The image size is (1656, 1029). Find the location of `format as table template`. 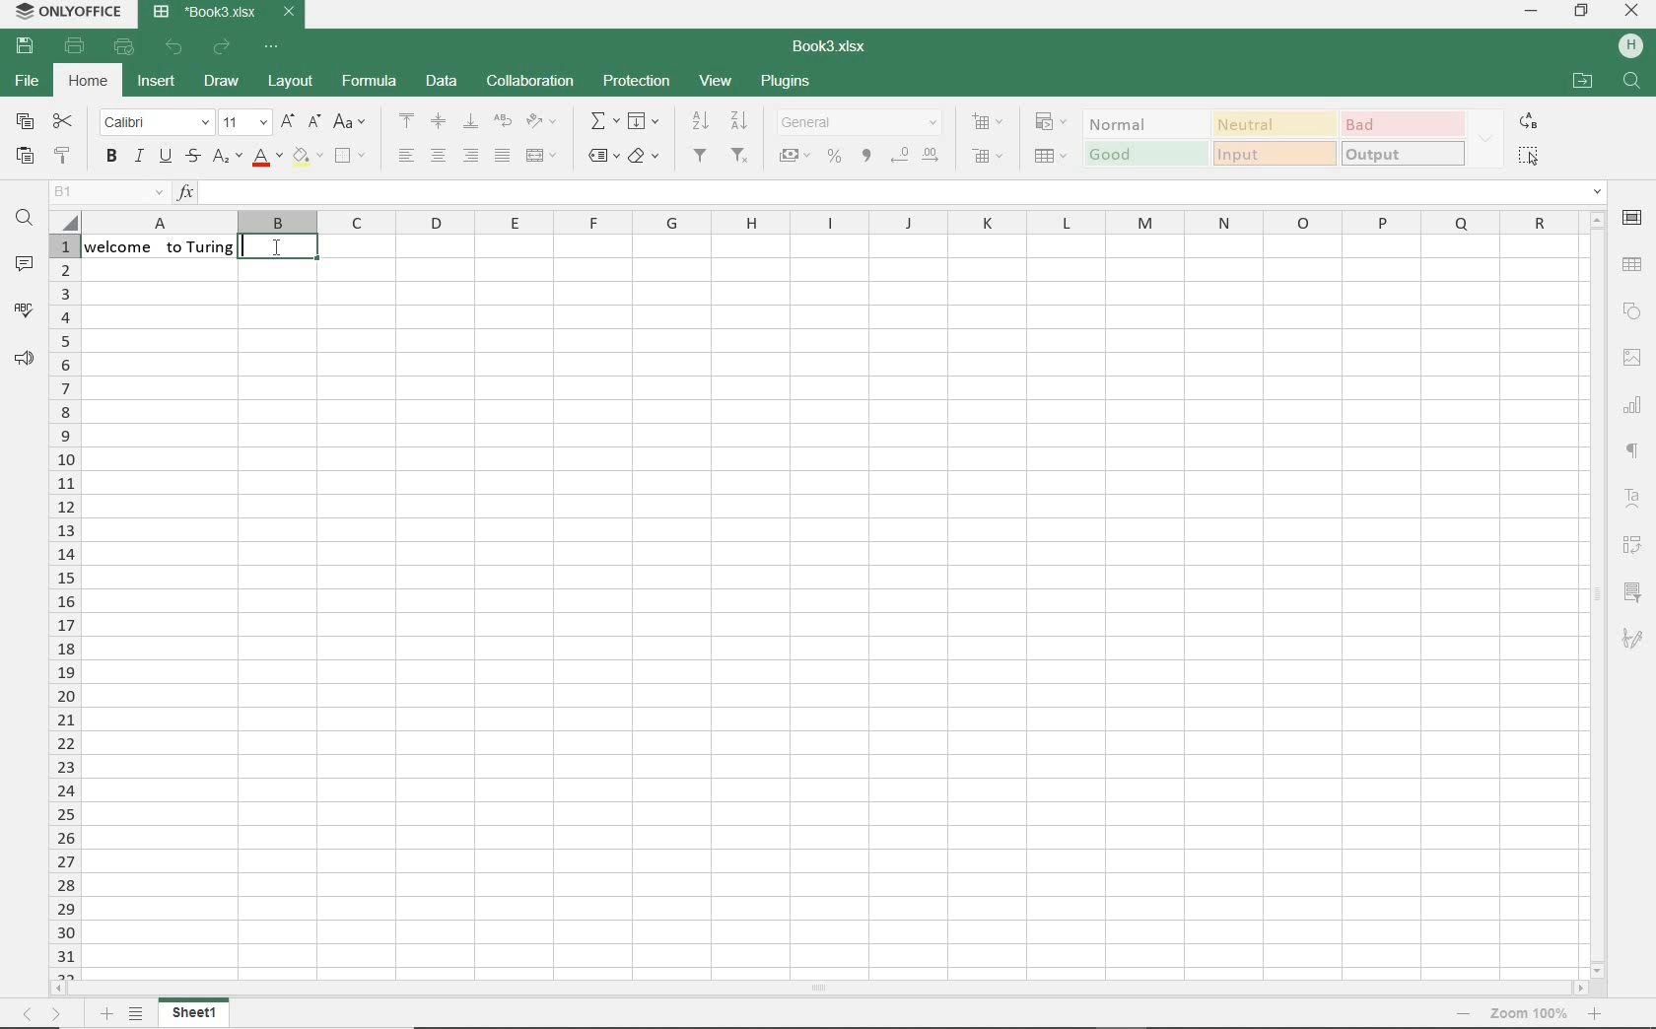

format as table template is located at coordinates (1050, 157).